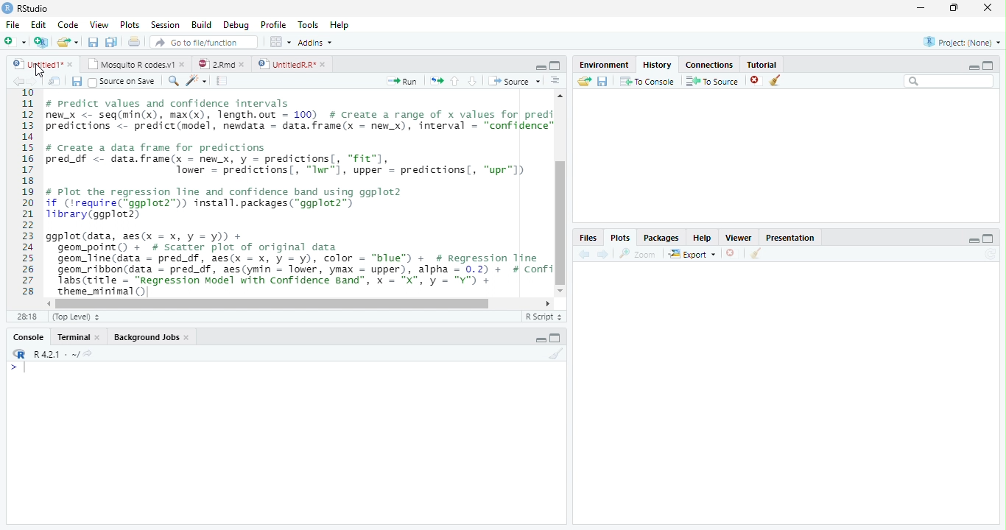  Describe the element at coordinates (54, 82) in the screenshot. I see `Show in new window` at that location.